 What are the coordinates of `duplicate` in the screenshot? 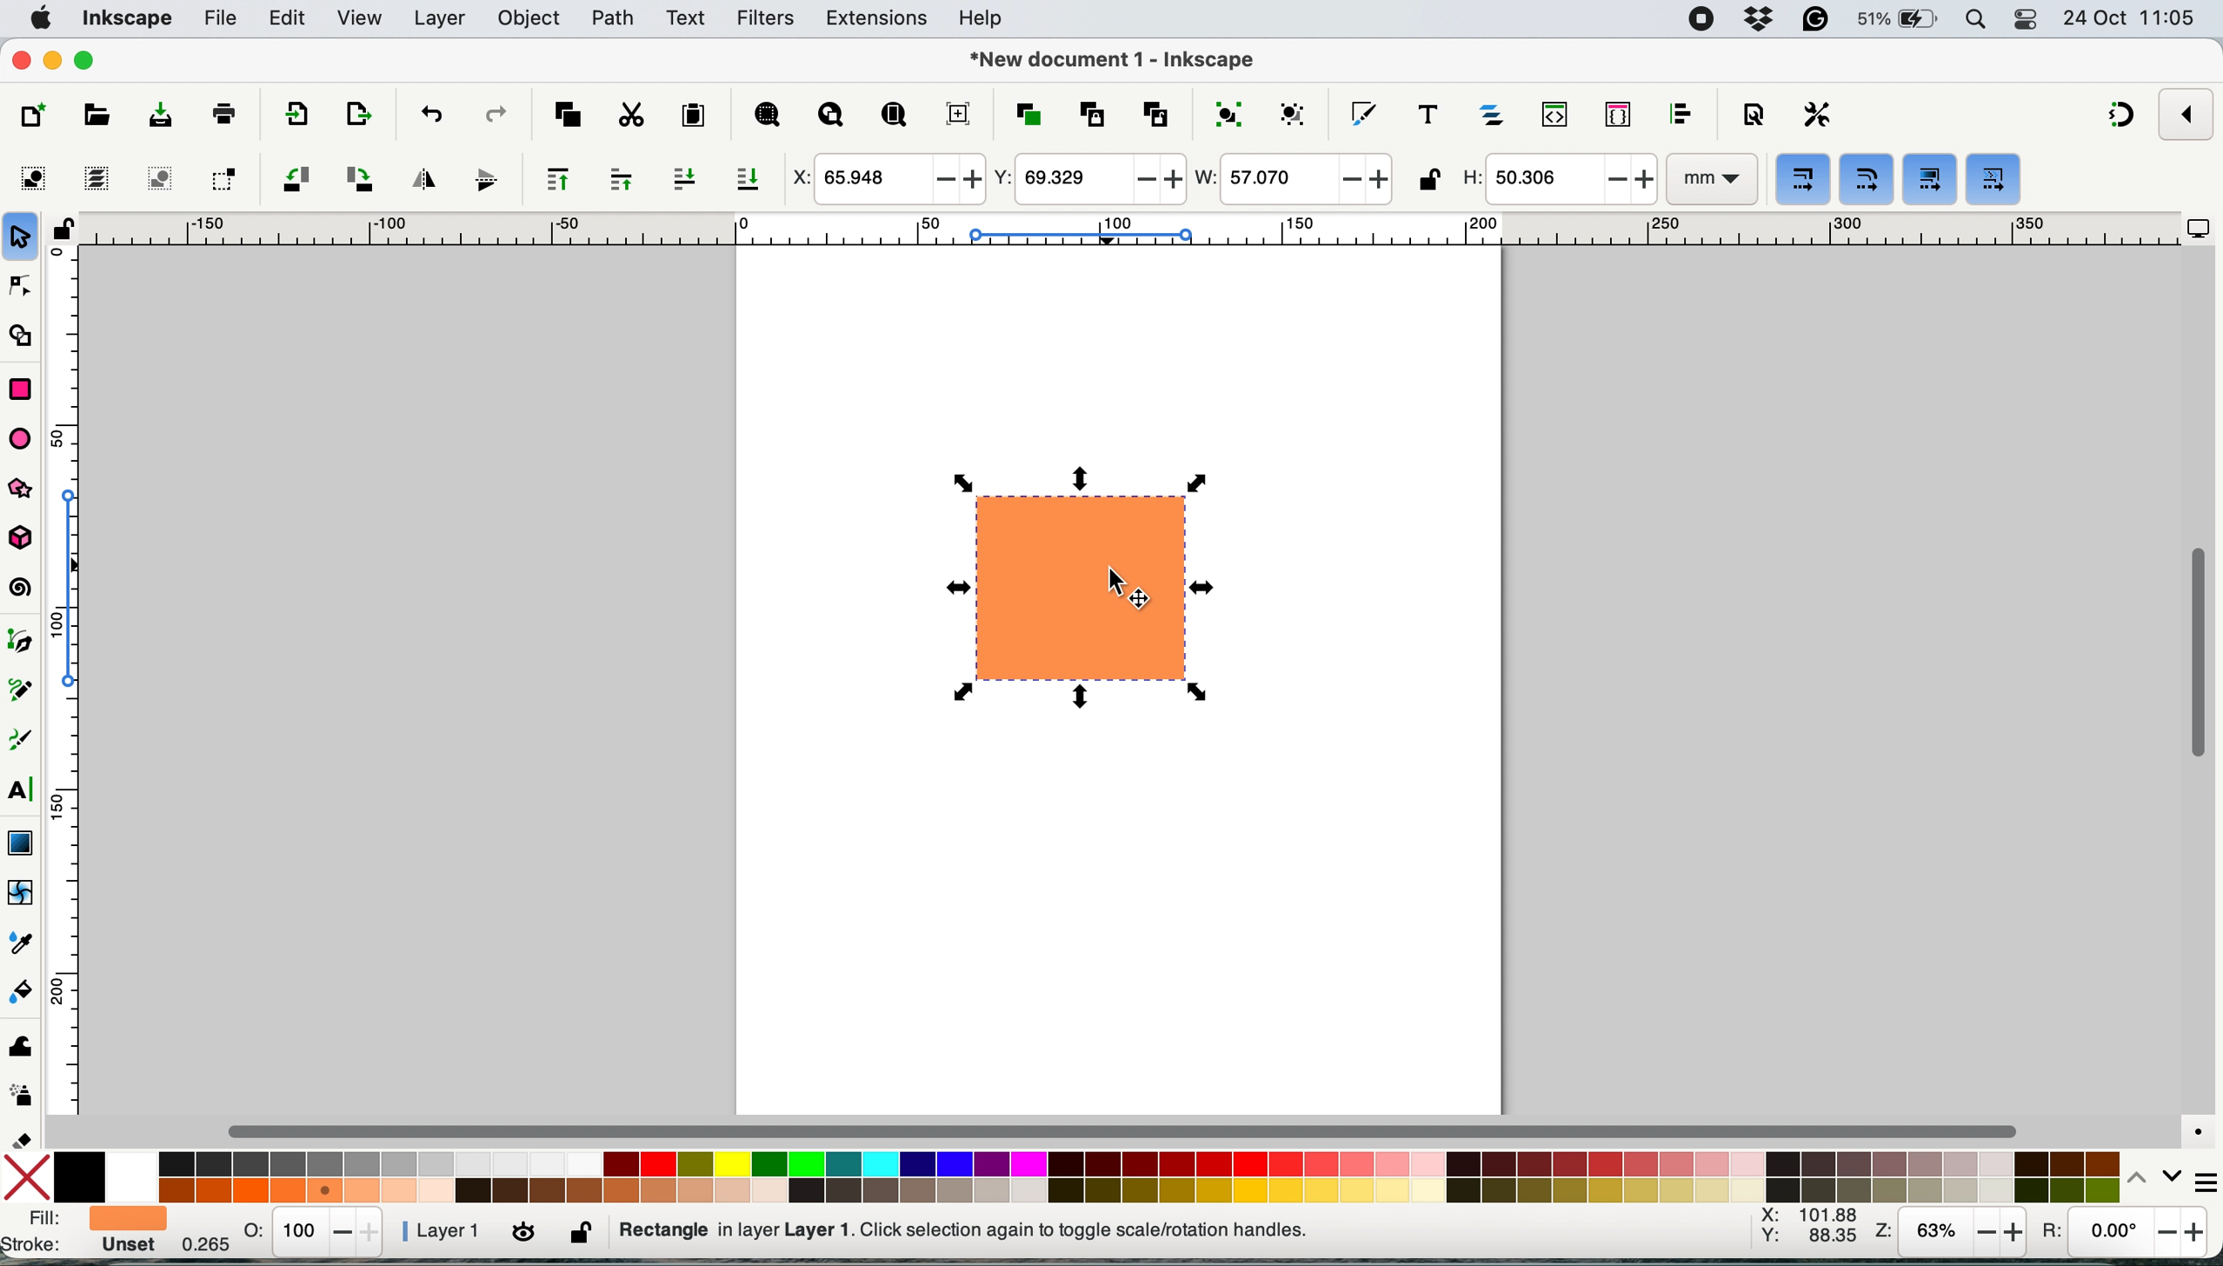 It's located at (1026, 115).